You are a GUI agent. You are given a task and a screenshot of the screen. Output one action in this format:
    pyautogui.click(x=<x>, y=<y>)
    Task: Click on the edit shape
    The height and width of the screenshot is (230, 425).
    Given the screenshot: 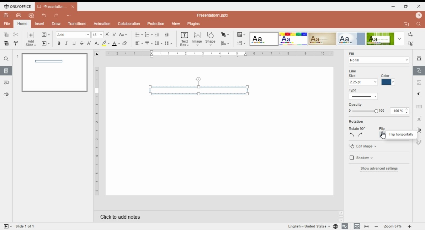 What is the action you would take?
    pyautogui.click(x=363, y=146)
    